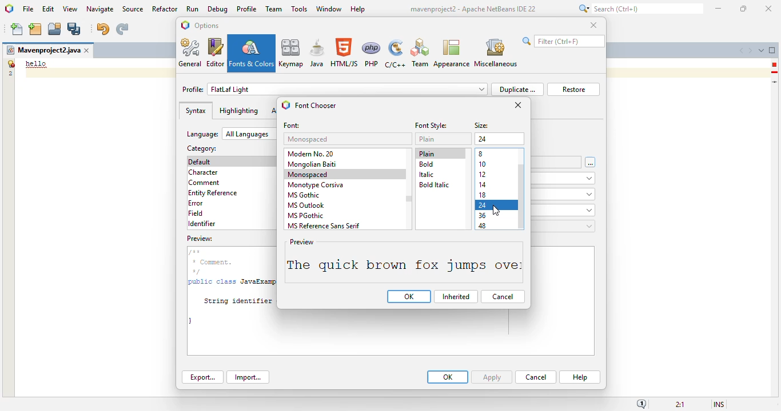  Describe the element at coordinates (775, 72) in the screenshot. I see `hint` at that location.